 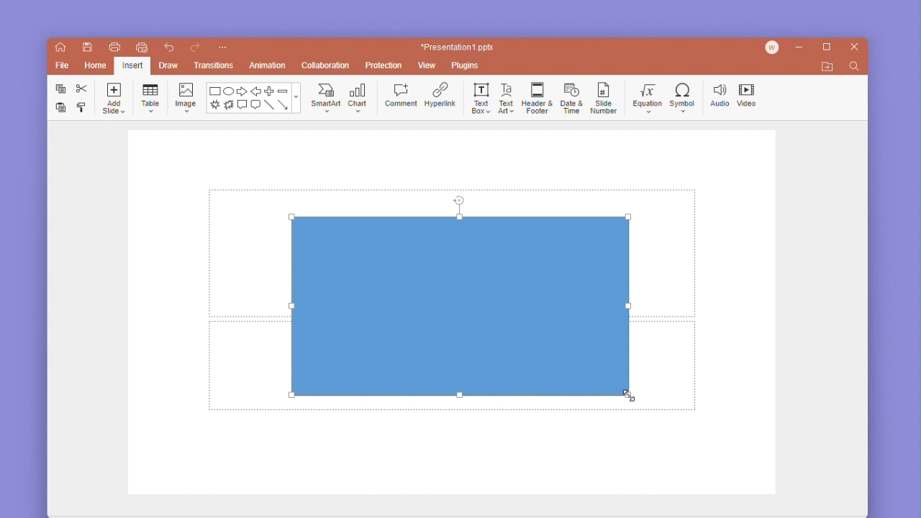 I want to click on arrow line, so click(x=284, y=106).